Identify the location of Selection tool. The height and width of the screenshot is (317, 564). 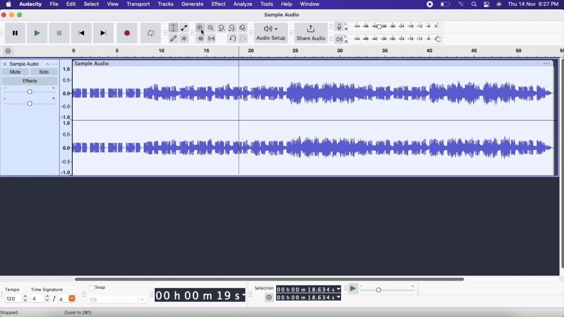
(174, 27).